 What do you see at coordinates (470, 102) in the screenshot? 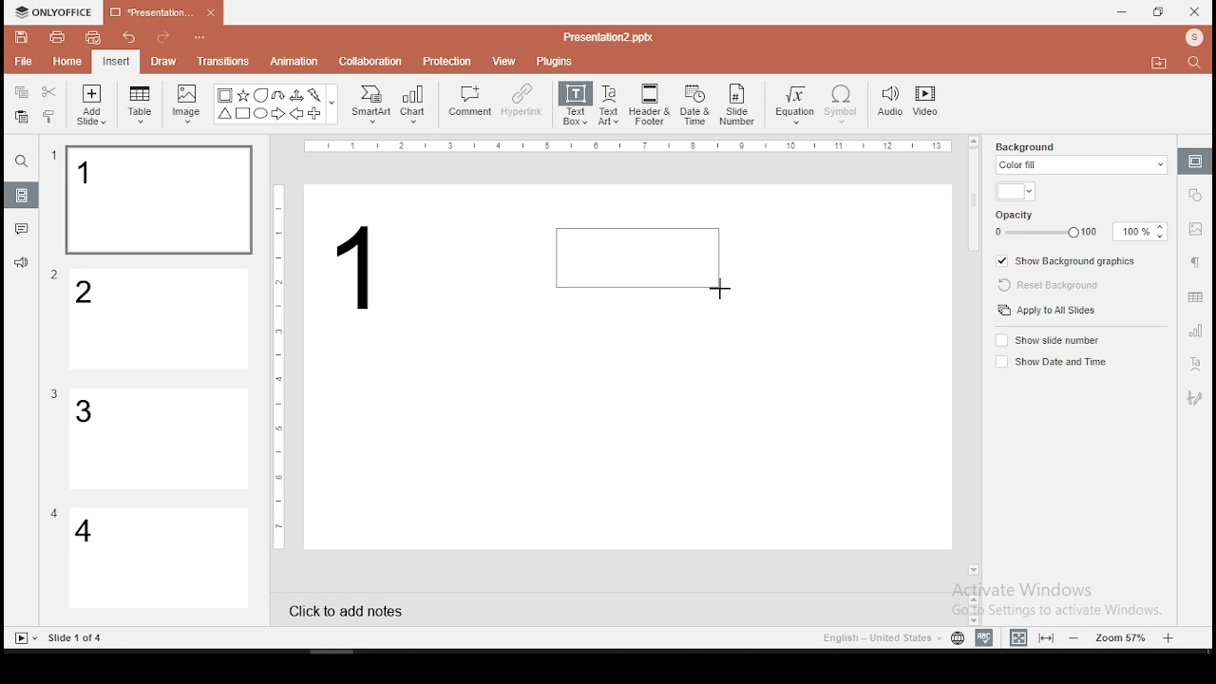
I see `comment` at bounding box center [470, 102].